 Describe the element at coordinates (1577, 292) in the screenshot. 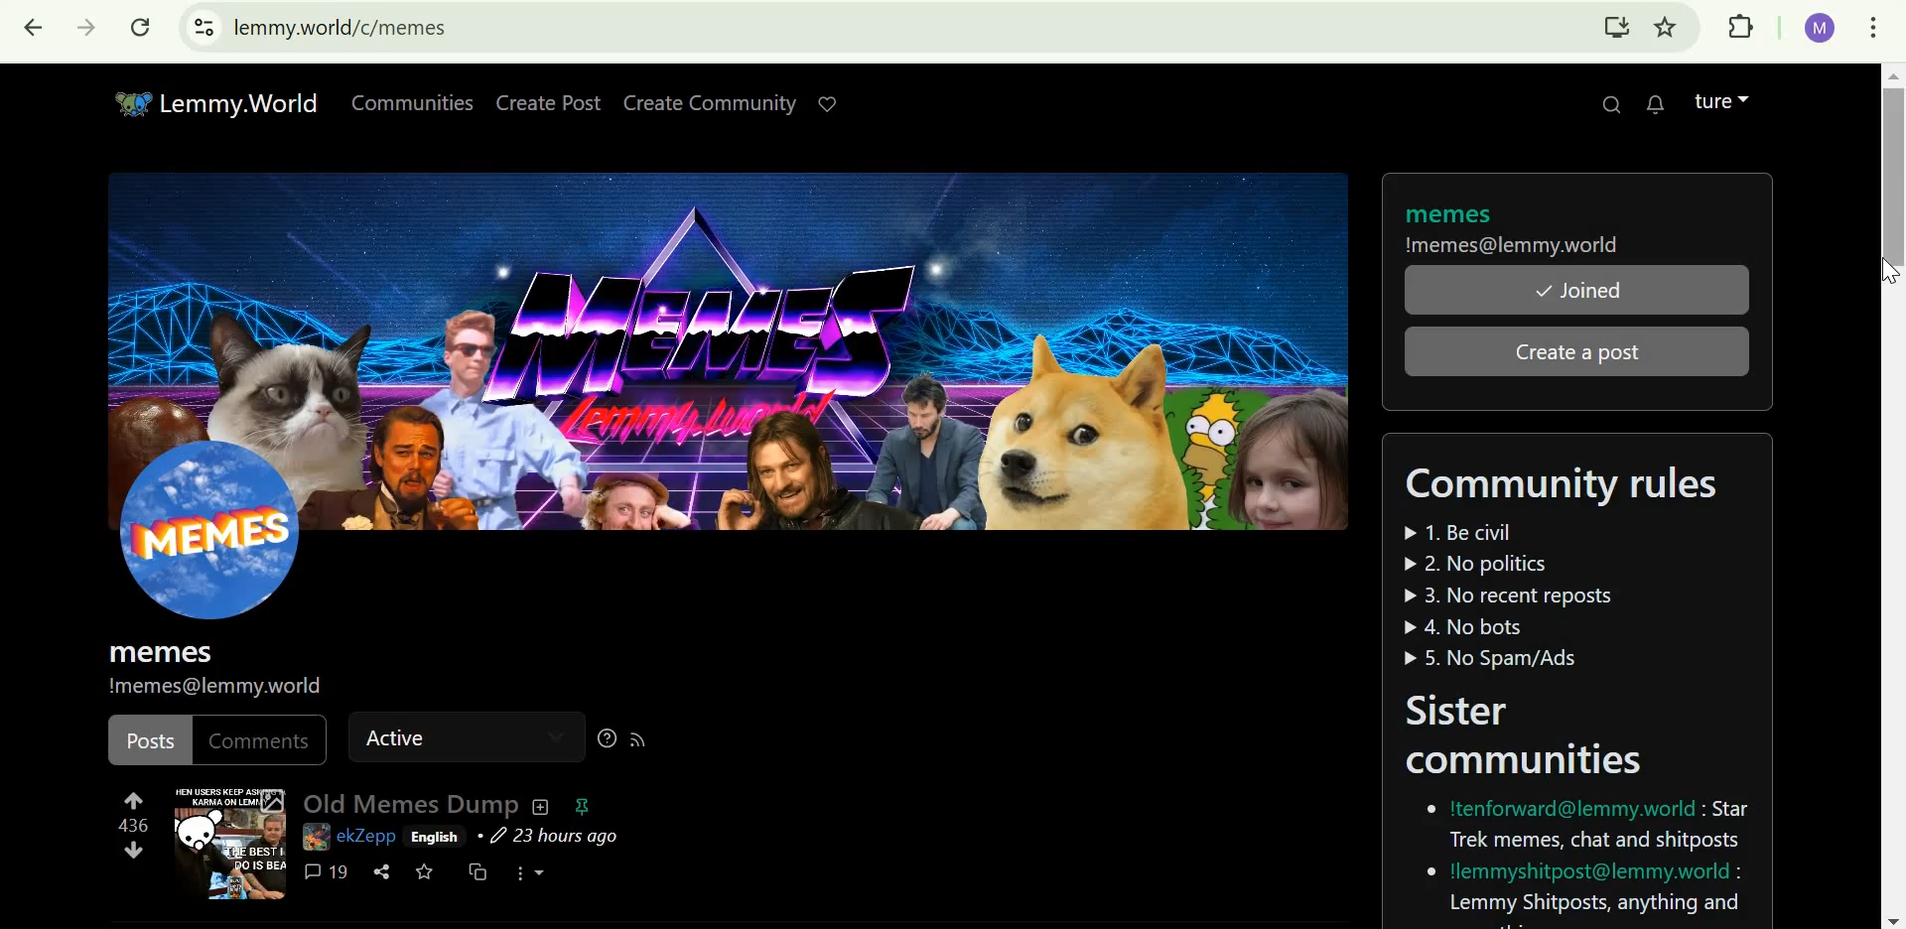

I see `Joined` at that location.